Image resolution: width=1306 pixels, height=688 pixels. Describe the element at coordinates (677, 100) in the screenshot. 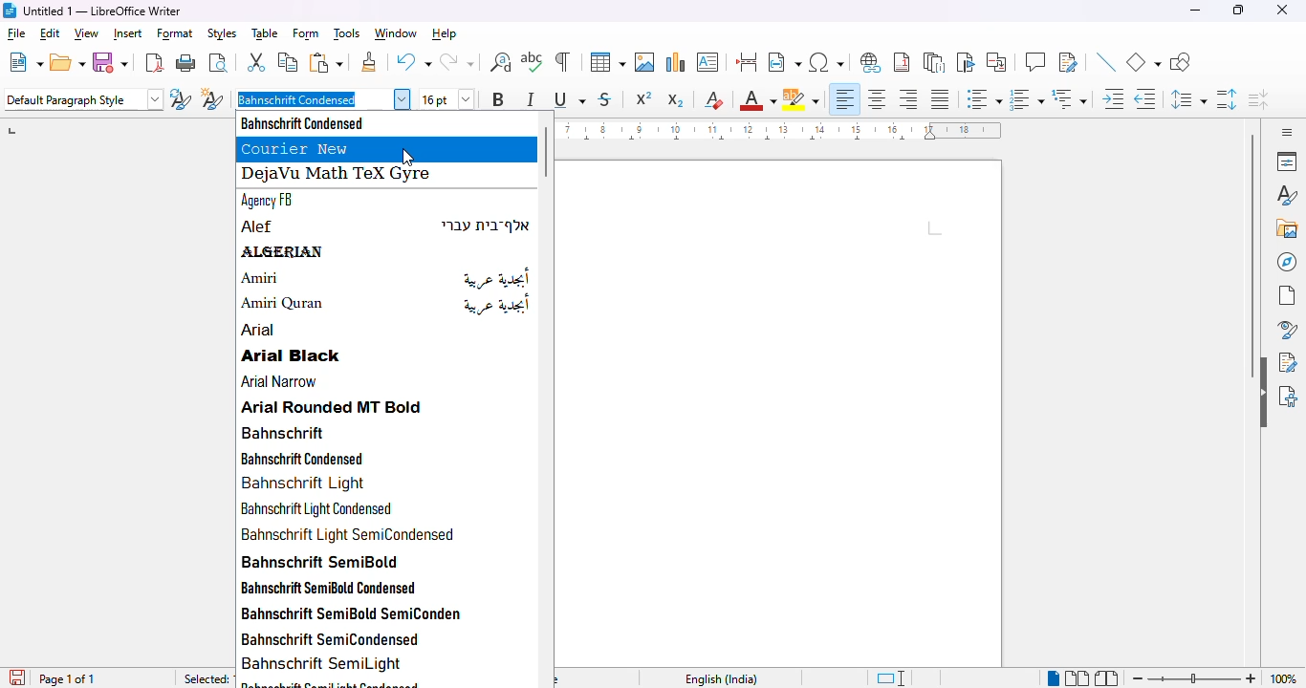

I see `subscript` at that location.